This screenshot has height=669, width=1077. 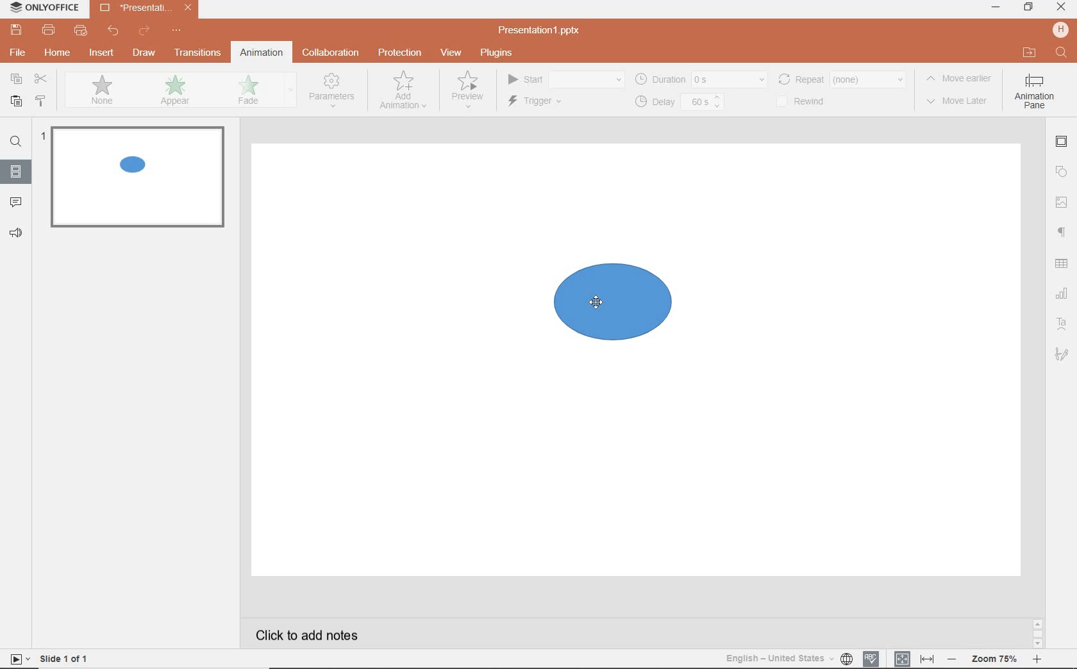 What do you see at coordinates (1063, 144) in the screenshot?
I see `slide settings` at bounding box center [1063, 144].